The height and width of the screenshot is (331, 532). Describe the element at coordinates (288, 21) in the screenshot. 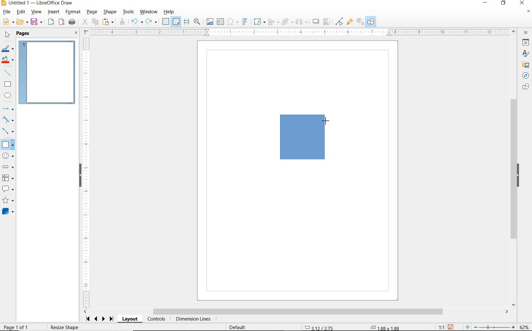

I see `ARRANGE` at that location.